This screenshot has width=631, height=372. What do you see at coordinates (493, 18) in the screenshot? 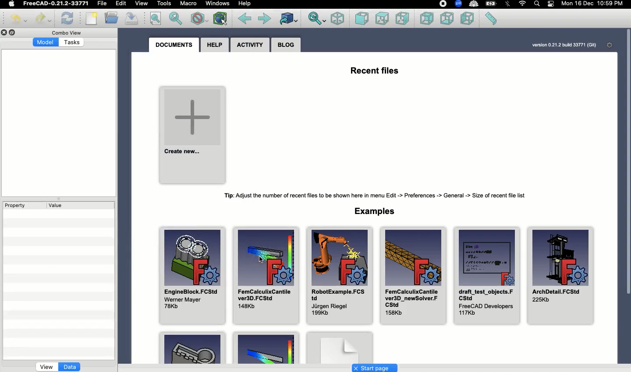
I see `Measure` at bounding box center [493, 18].